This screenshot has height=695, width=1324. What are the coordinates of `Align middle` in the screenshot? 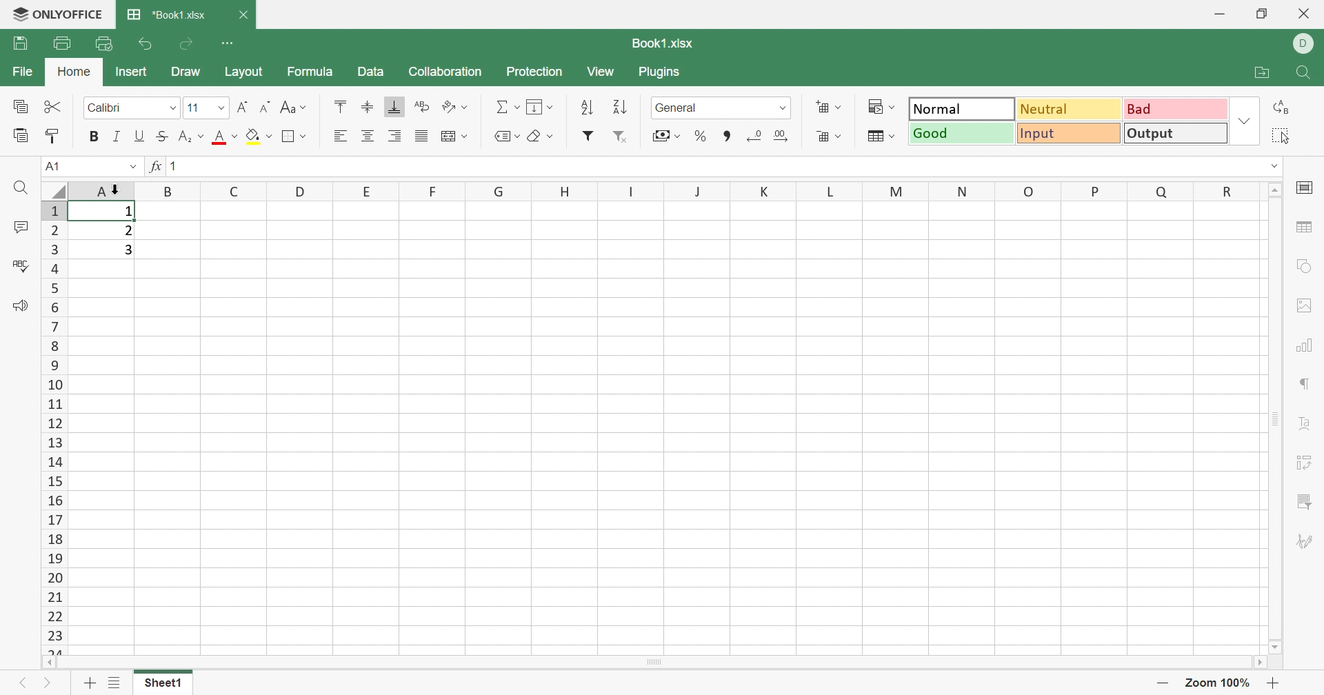 It's located at (367, 105).